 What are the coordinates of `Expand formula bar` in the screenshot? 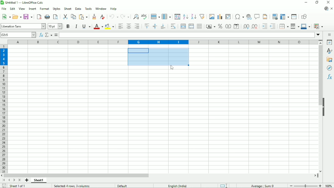 It's located at (319, 35).